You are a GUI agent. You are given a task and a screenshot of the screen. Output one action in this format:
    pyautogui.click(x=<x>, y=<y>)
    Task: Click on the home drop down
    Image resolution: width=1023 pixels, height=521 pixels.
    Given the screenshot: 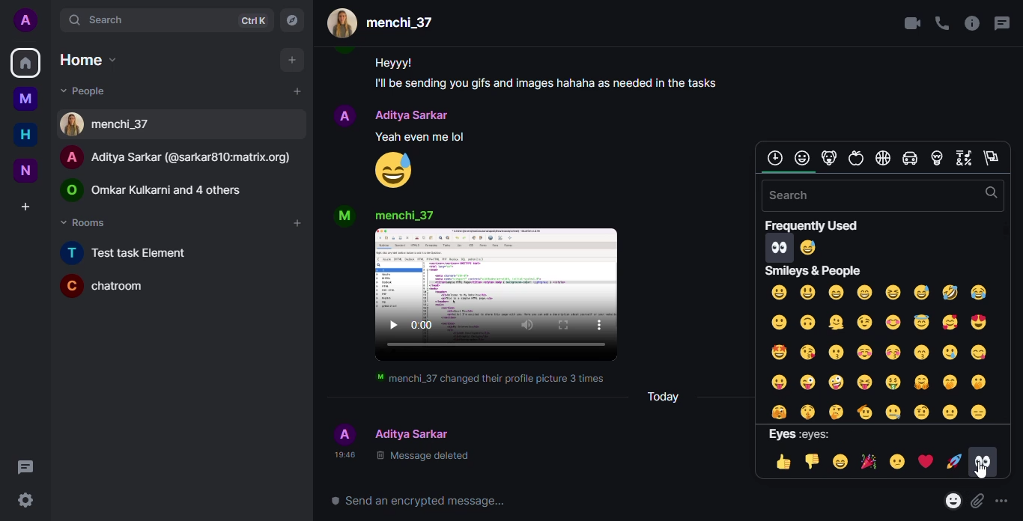 What is the action you would take?
    pyautogui.click(x=84, y=59)
    